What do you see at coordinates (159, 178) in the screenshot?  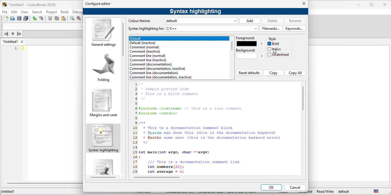 I see `horizontal scroll bar` at bounding box center [159, 178].